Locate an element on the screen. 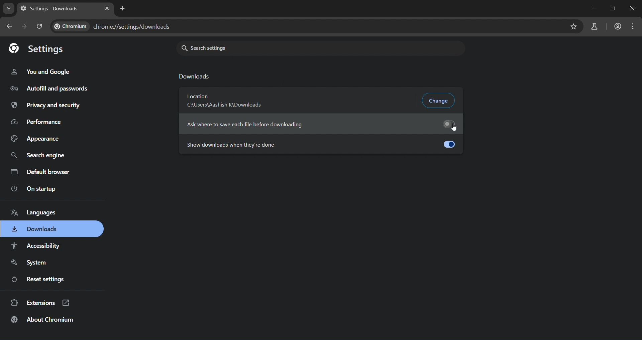 This screenshot has height=340, width=642. about chromium is located at coordinates (42, 321).